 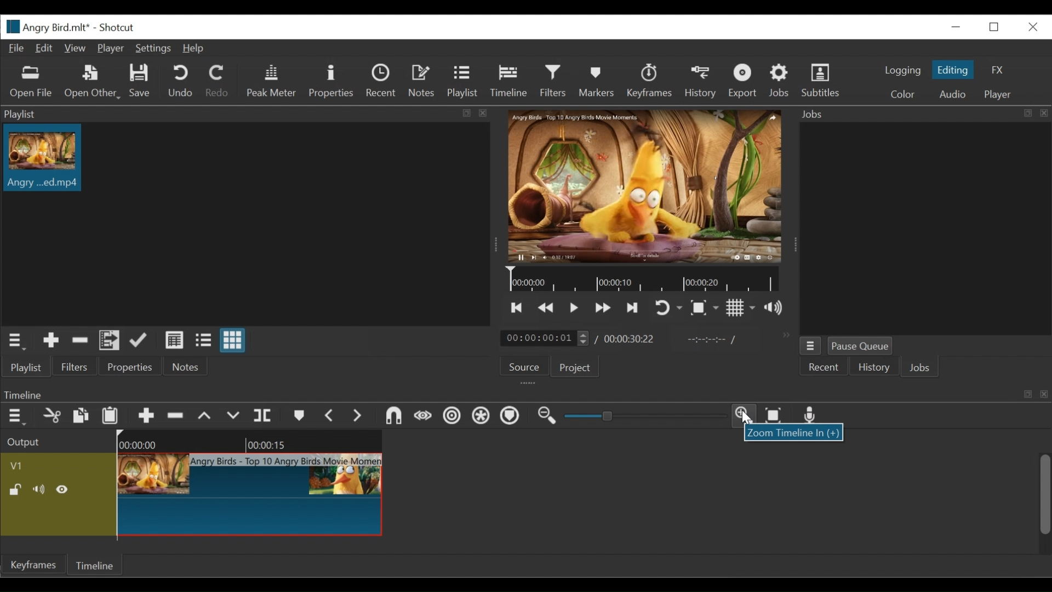 What do you see at coordinates (15, 49) in the screenshot?
I see `File` at bounding box center [15, 49].